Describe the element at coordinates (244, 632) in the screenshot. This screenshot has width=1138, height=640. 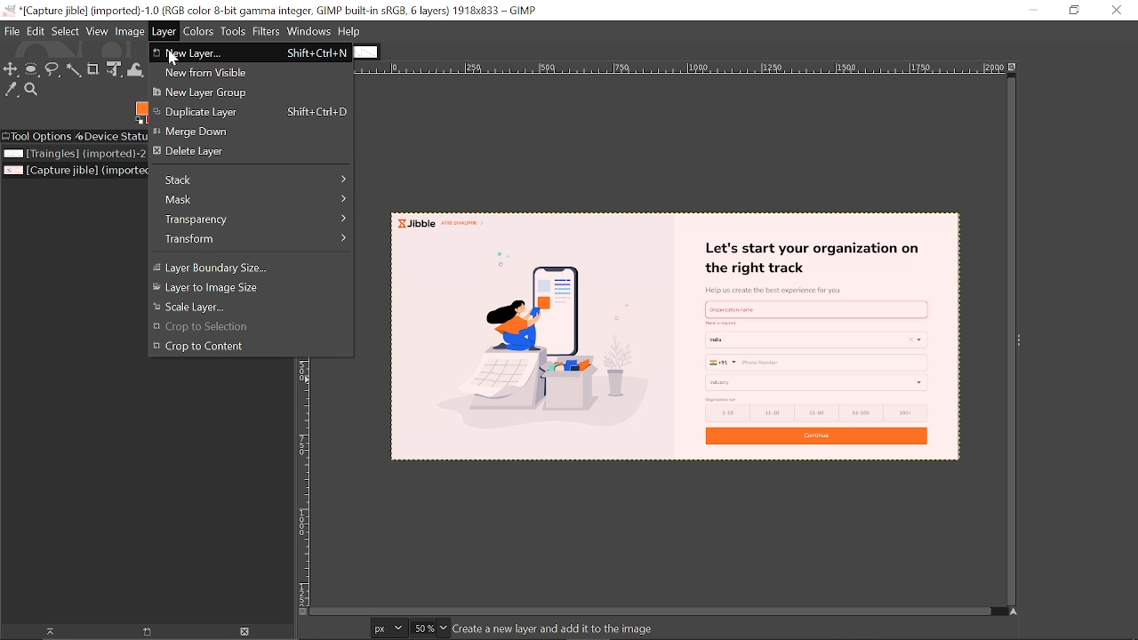
I see `Delete image` at that location.